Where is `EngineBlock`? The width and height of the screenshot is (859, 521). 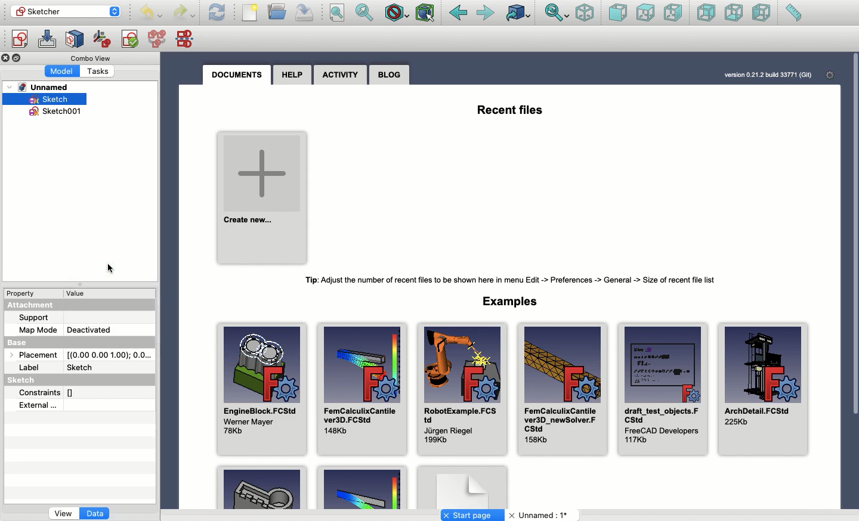 EngineBlock is located at coordinates (261, 384).